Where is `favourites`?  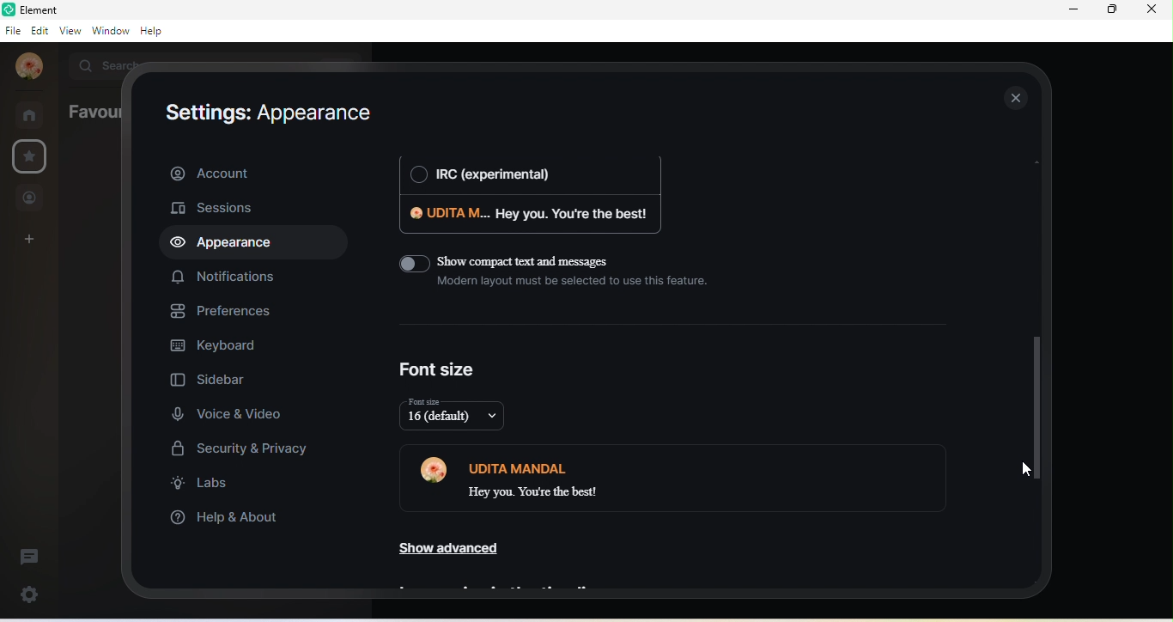 favourites is located at coordinates (32, 159).